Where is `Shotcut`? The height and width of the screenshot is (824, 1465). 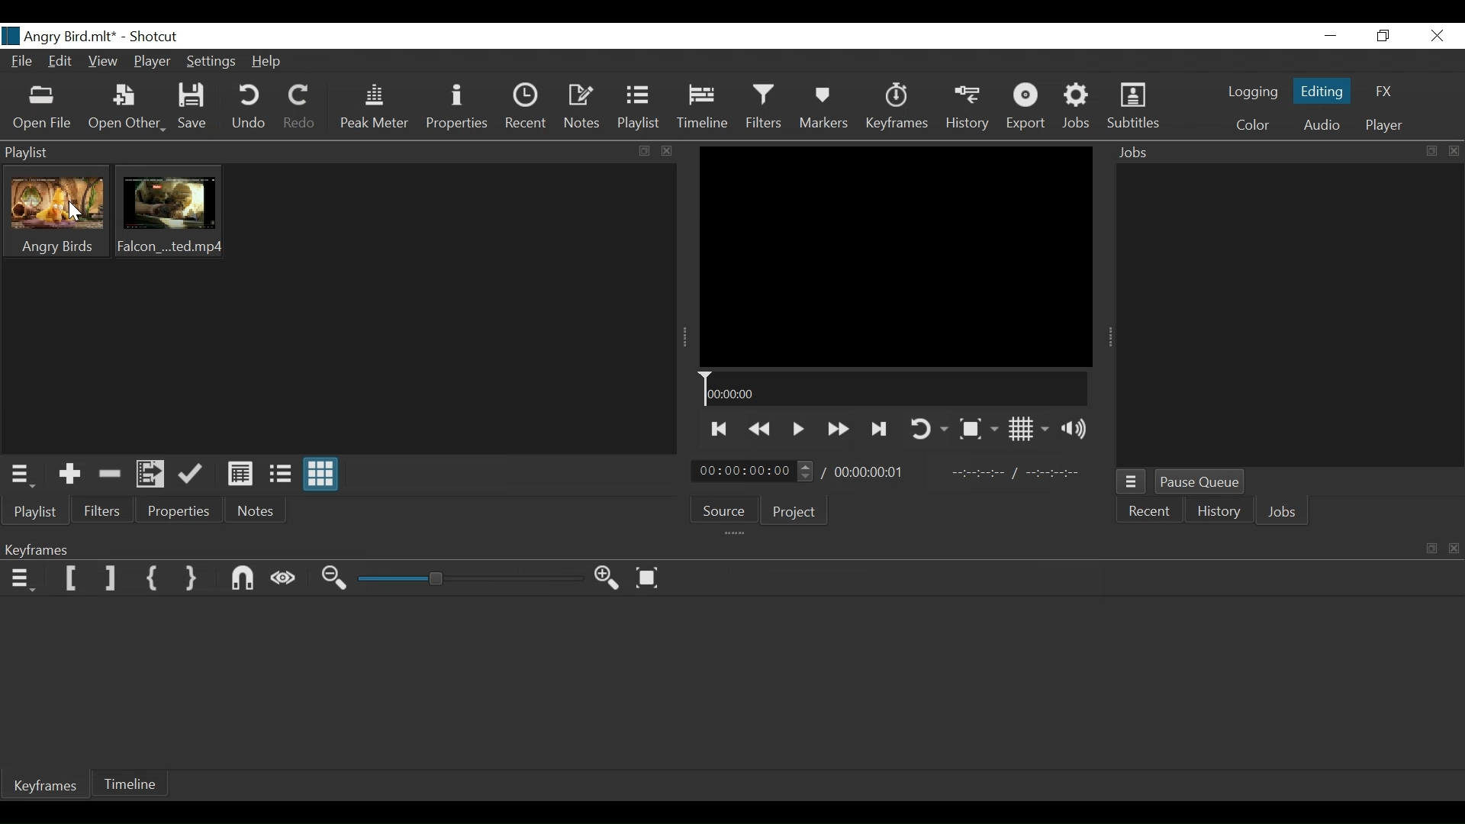
Shotcut is located at coordinates (157, 37).